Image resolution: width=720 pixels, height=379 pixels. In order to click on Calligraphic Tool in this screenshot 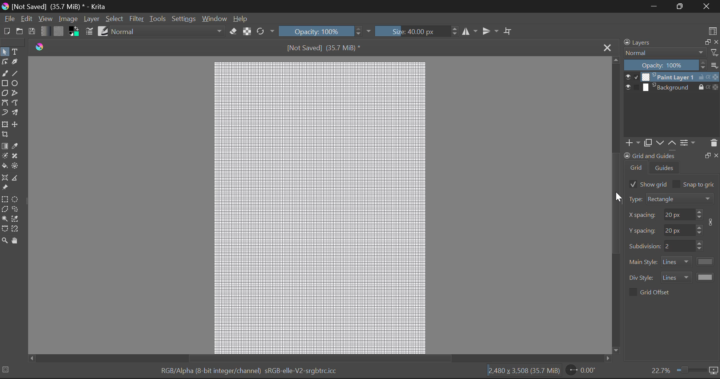, I will do `click(16, 64)`.